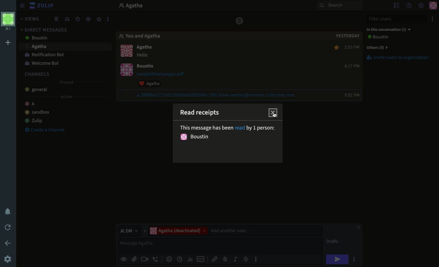 This screenshot has height=267, width=439. What do you see at coordinates (99, 20) in the screenshot?
I see `Favorite` at bounding box center [99, 20].